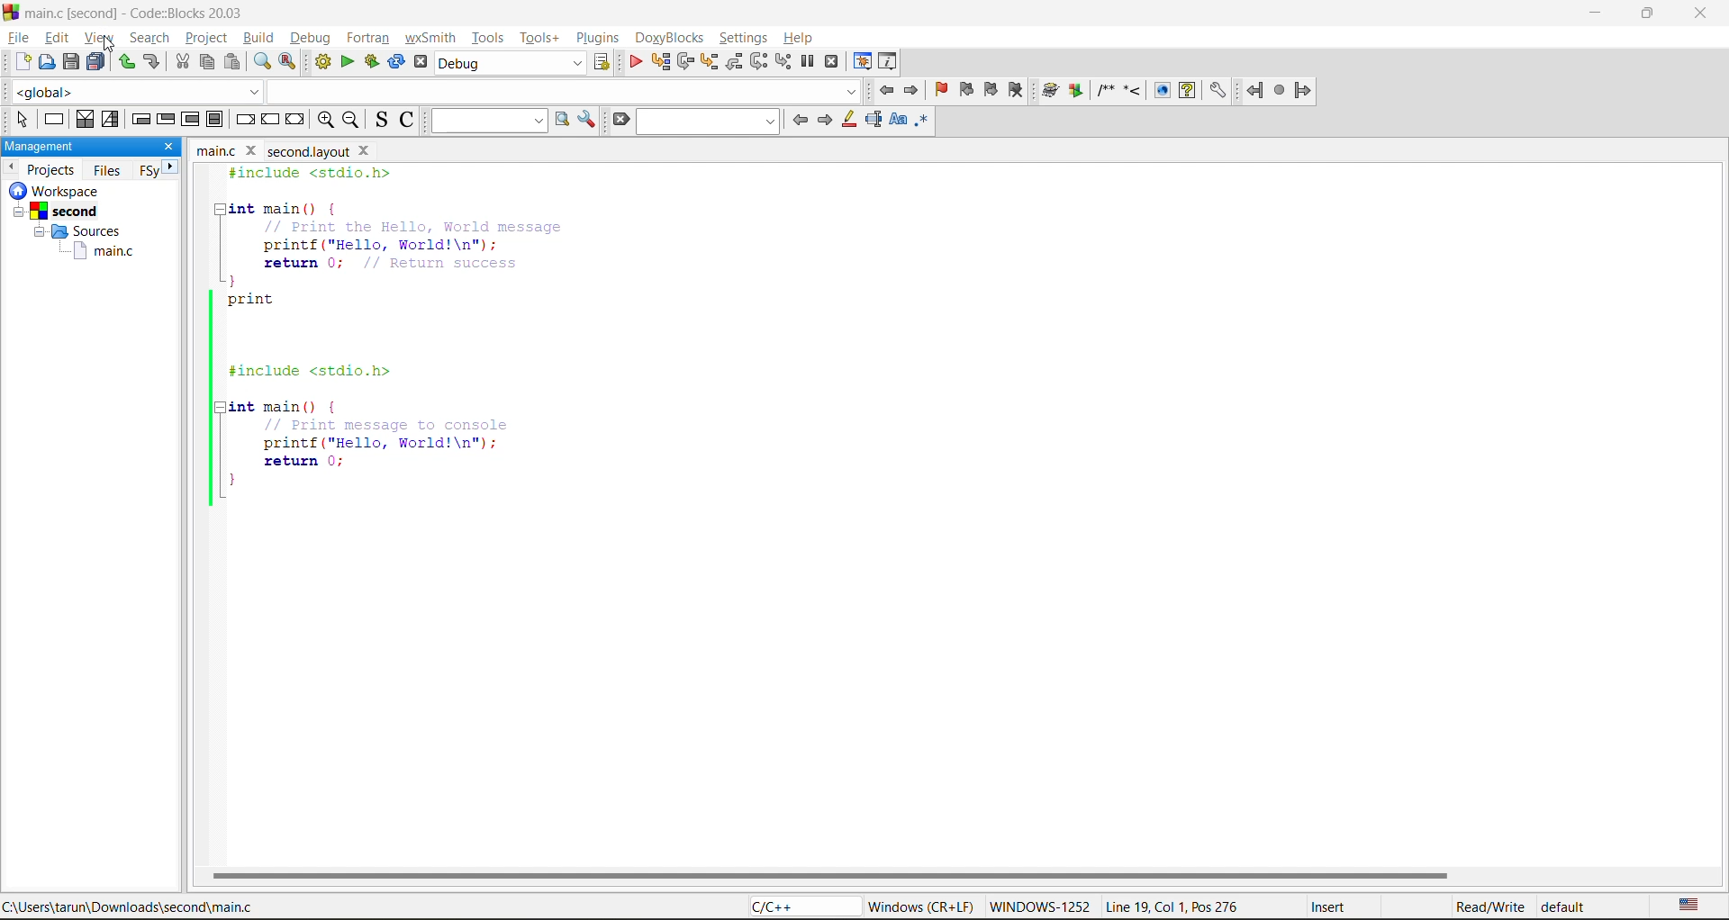 This screenshot has height=920, width=1729. Describe the element at coordinates (636, 62) in the screenshot. I see `debug` at that location.